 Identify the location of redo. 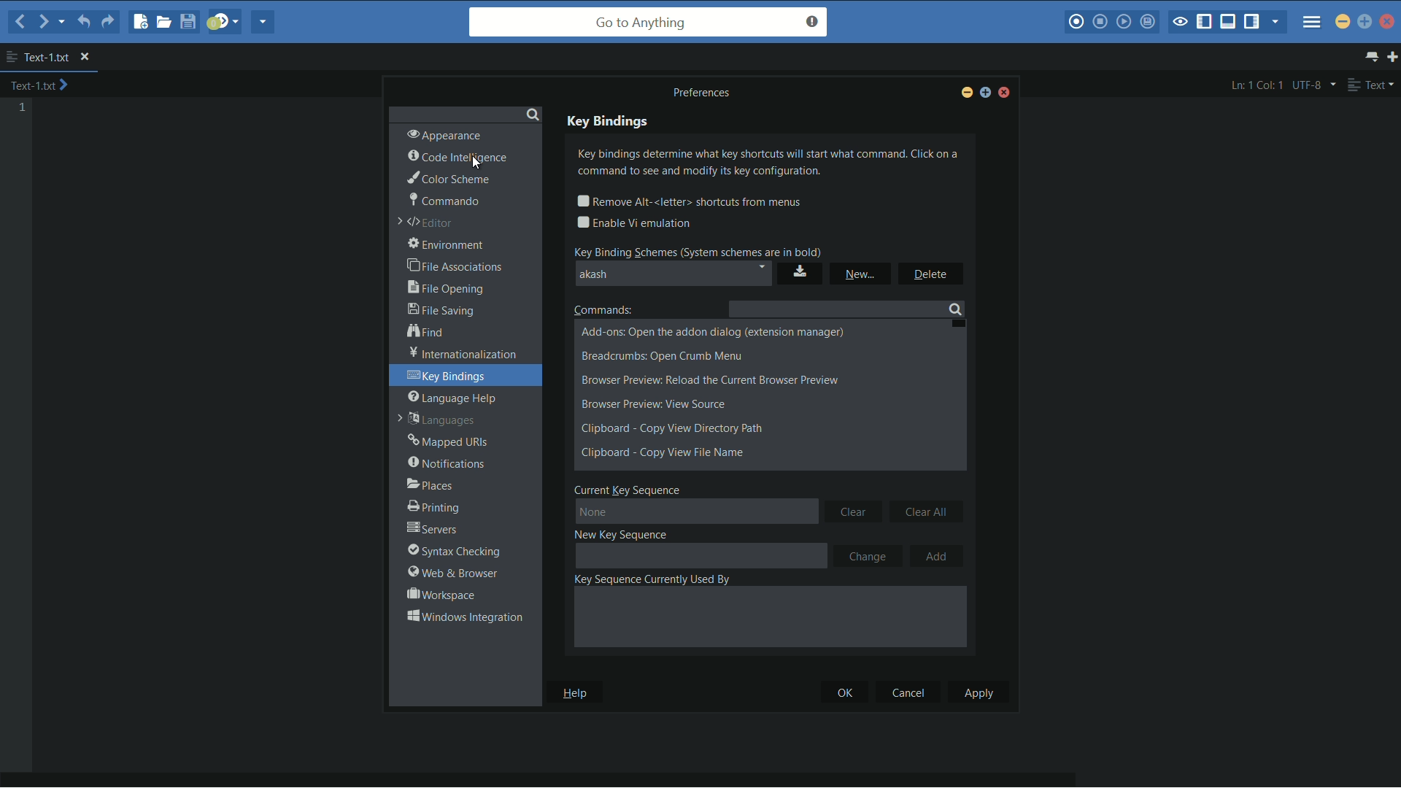
(107, 24).